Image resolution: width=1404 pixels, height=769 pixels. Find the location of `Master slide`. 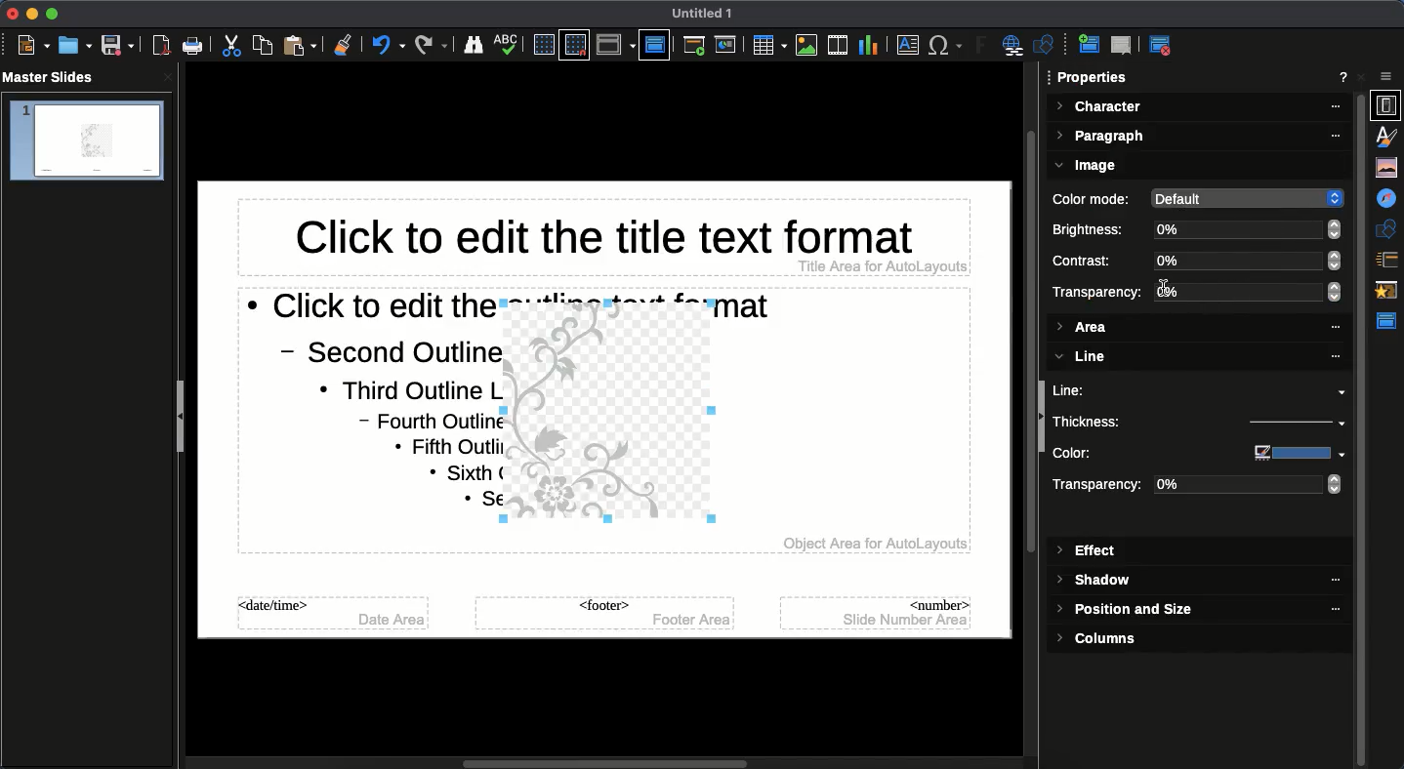

Master slide is located at coordinates (654, 44).